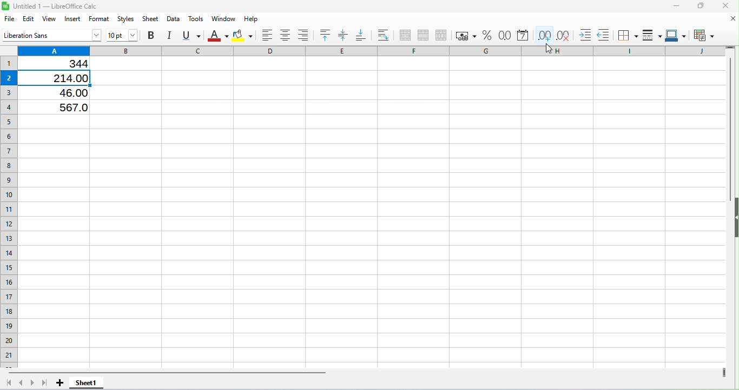 The width and height of the screenshot is (739, 390). Describe the element at coordinates (486, 36) in the screenshot. I see `Format as percent` at that location.